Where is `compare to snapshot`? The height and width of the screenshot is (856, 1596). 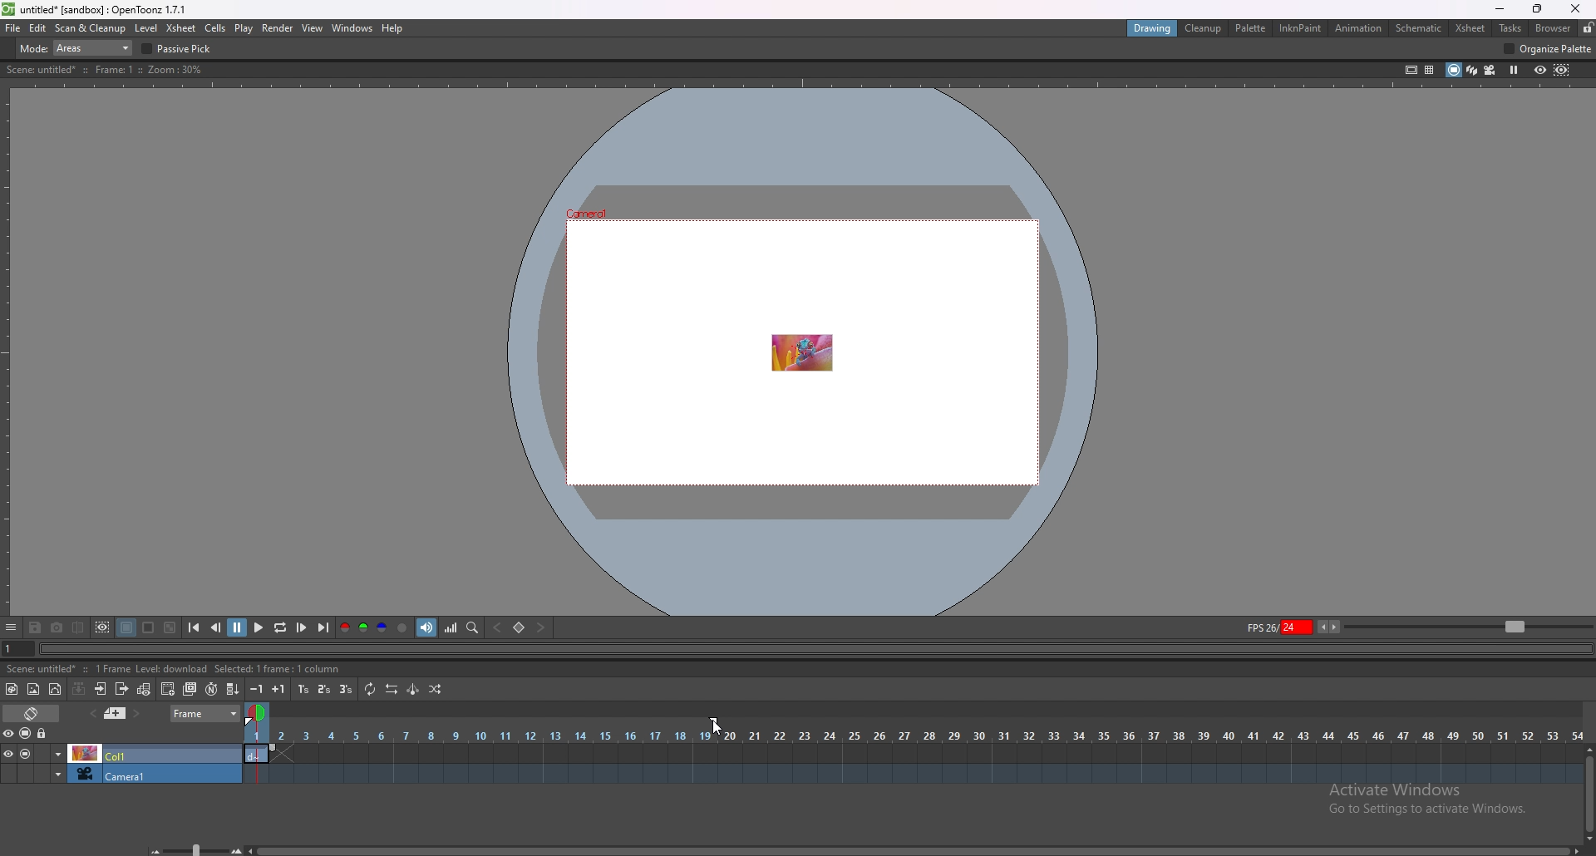 compare to snapshot is located at coordinates (78, 627).